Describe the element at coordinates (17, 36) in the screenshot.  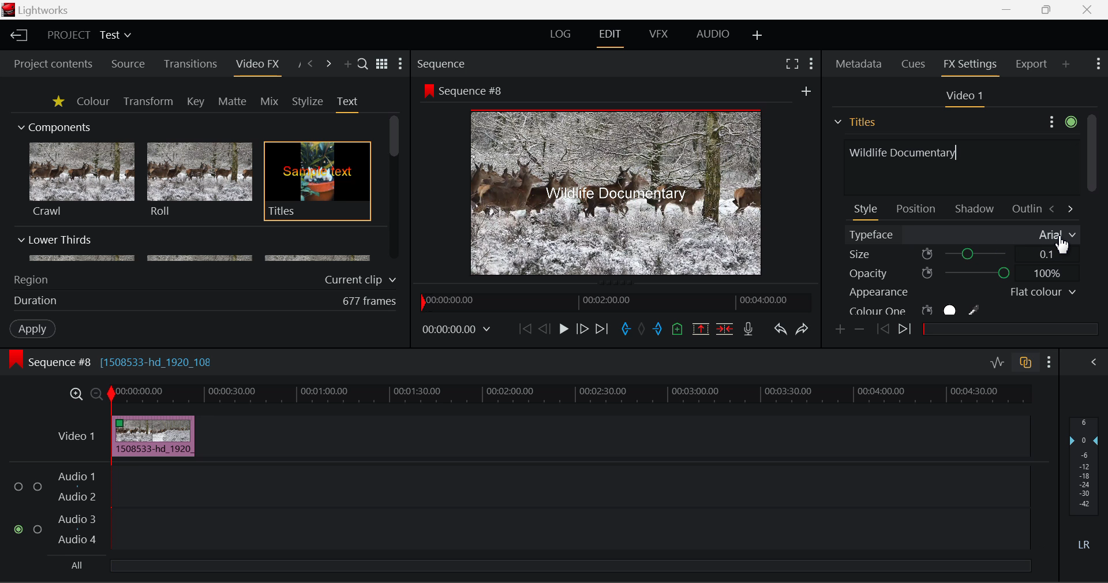
I see `Back to Homepage` at that location.